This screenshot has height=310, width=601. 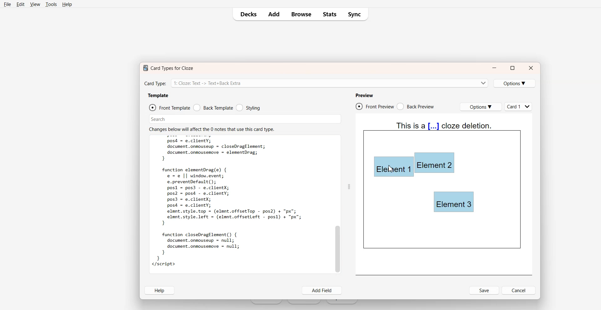 I want to click on Search, so click(x=245, y=119).